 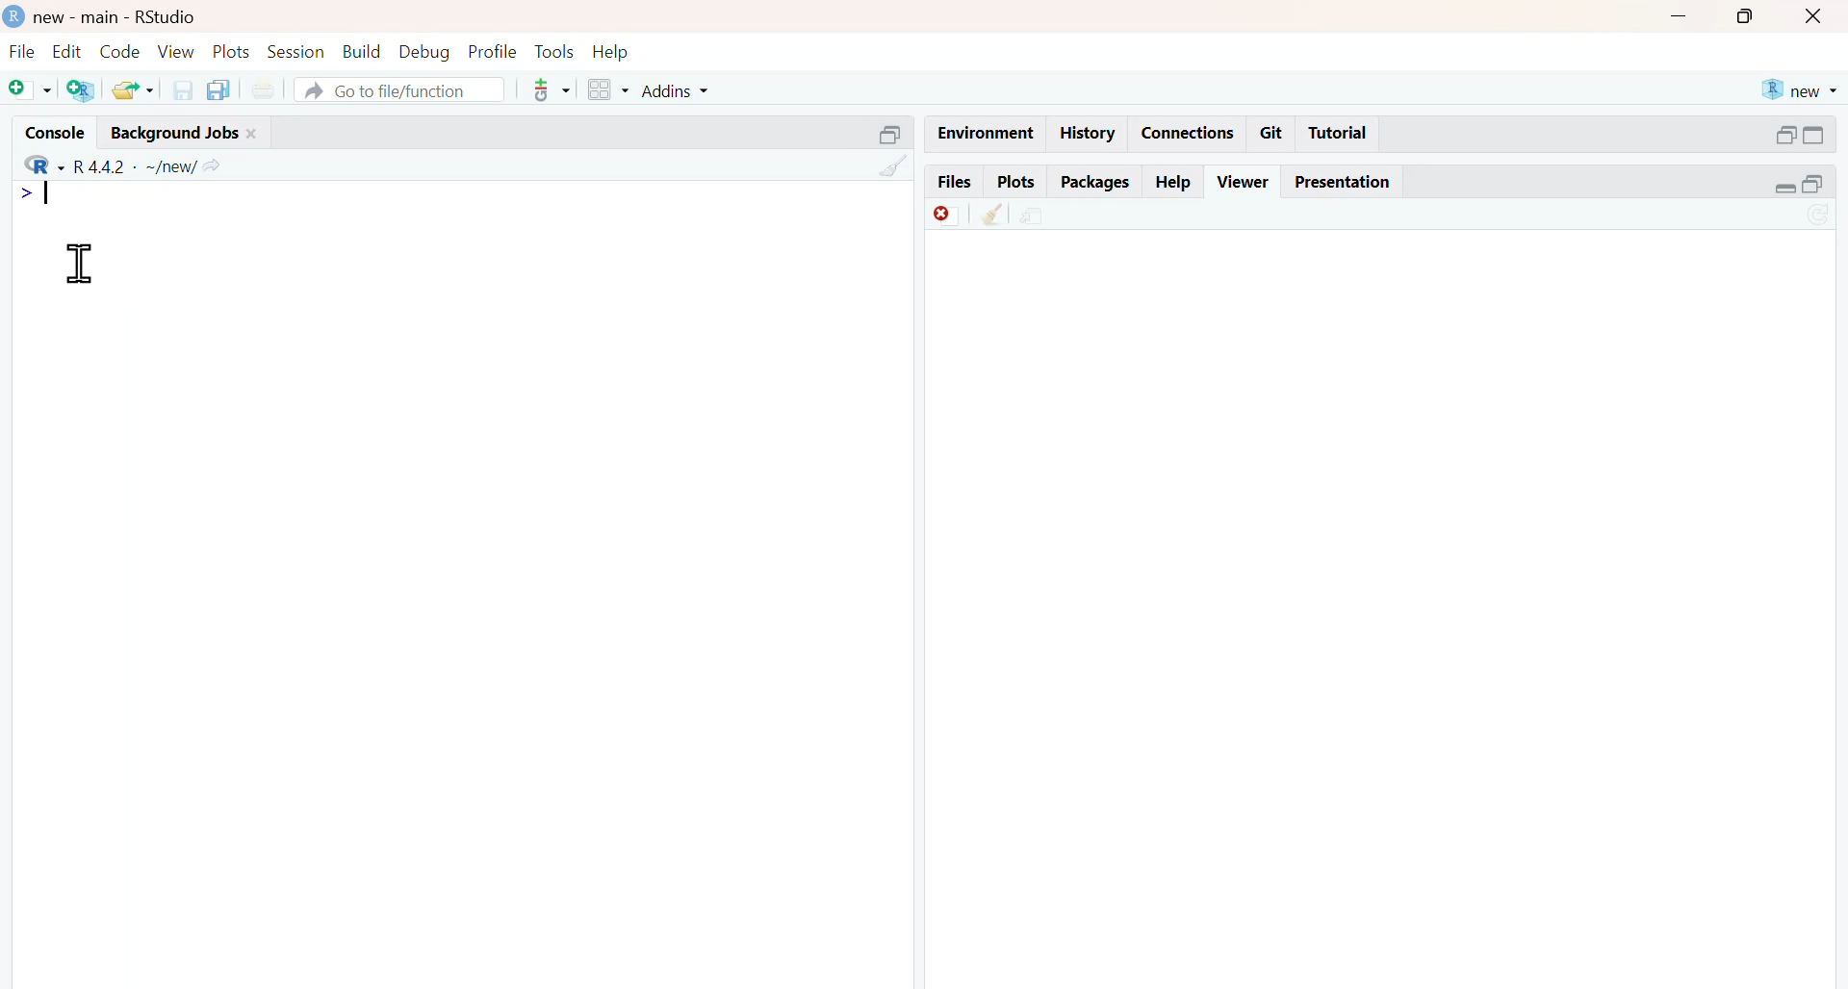 I want to click on Discard , so click(x=947, y=215).